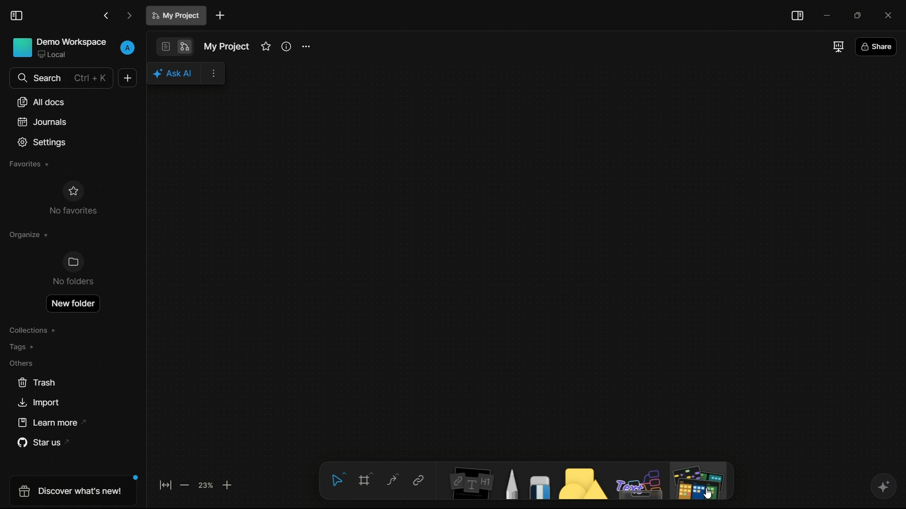 This screenshot has width=906, height=509. Describe the element at coordinates (177, 16) in the screenshot. I see `document name` at that location.